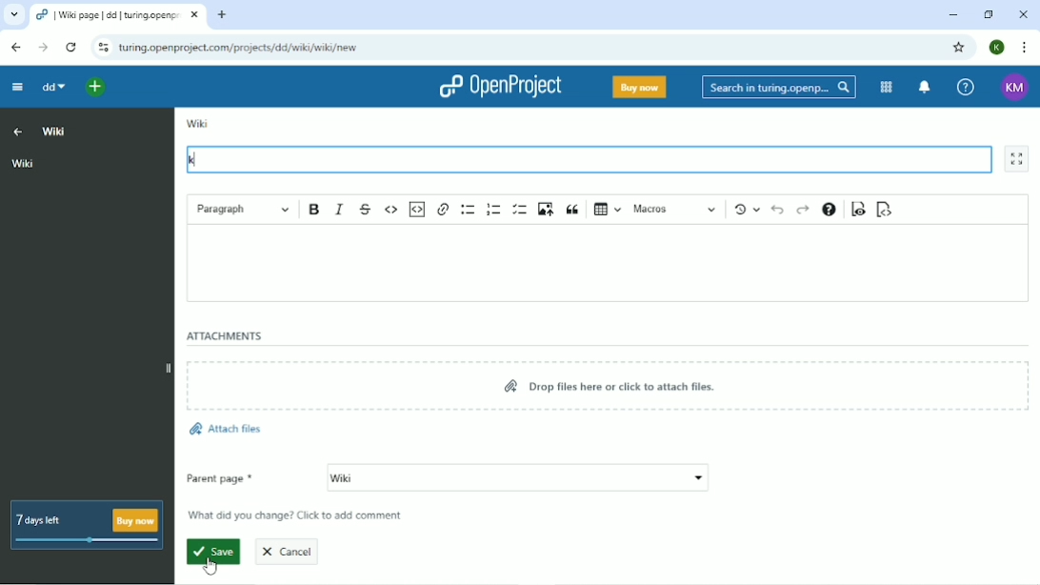  What do you see at coordinates (500, 86) in the screenshot?
I see `OpenProject` at bounding box center [500, 86].